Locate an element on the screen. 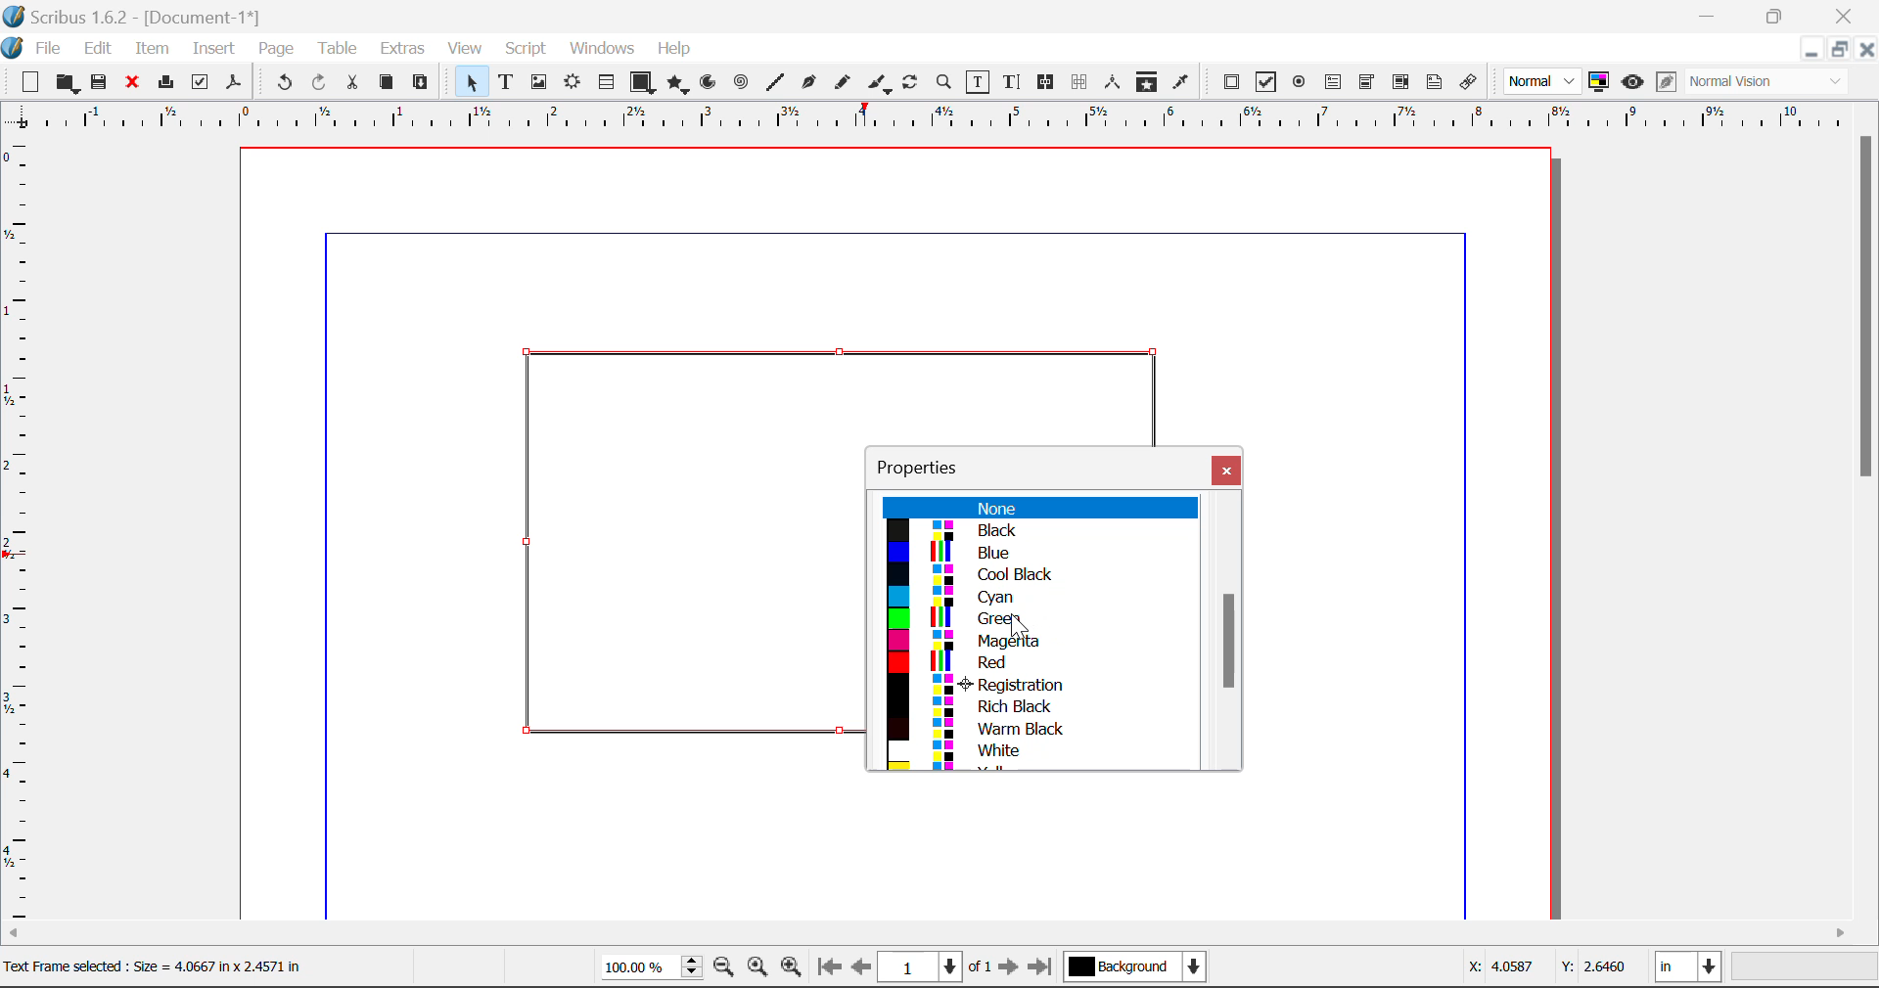 The image size is (1879, 988). Text Annotation is located at coordinates (1435, 82).